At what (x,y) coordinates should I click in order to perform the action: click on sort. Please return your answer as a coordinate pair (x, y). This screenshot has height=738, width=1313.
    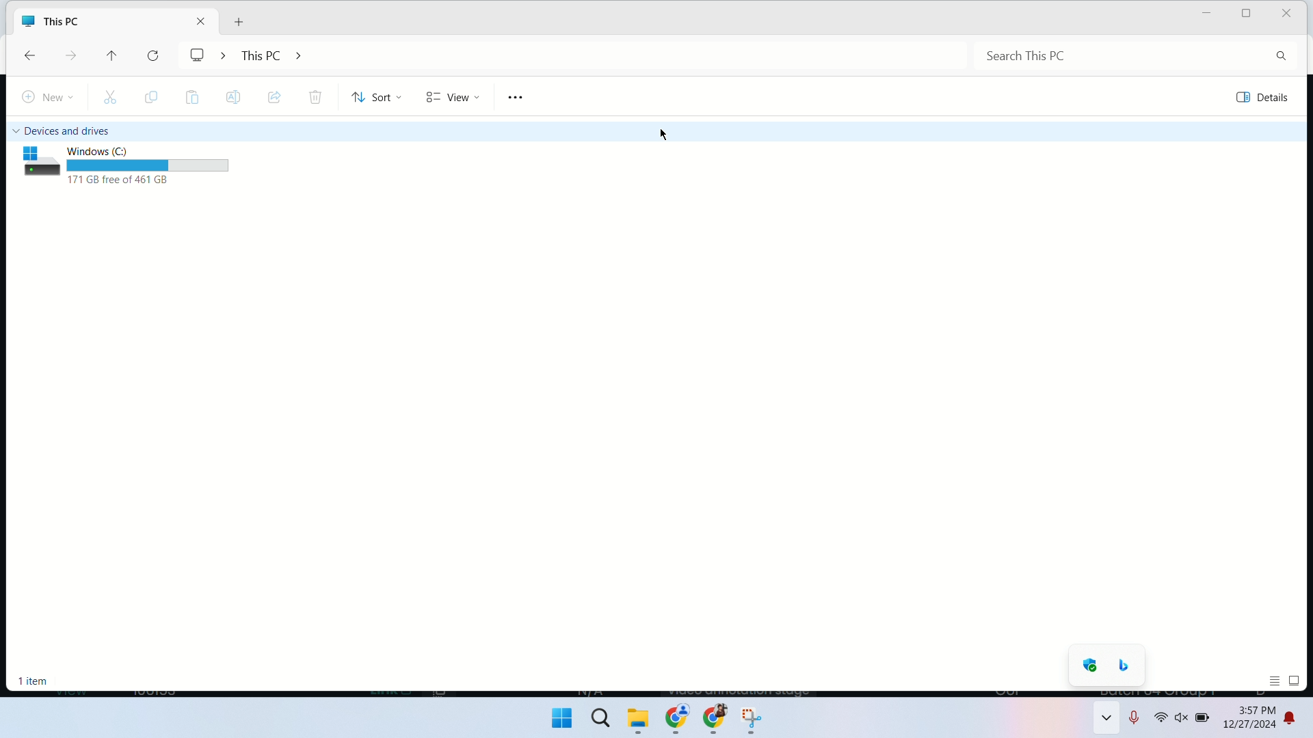
    Looking at the image, I should click on (380, 98).